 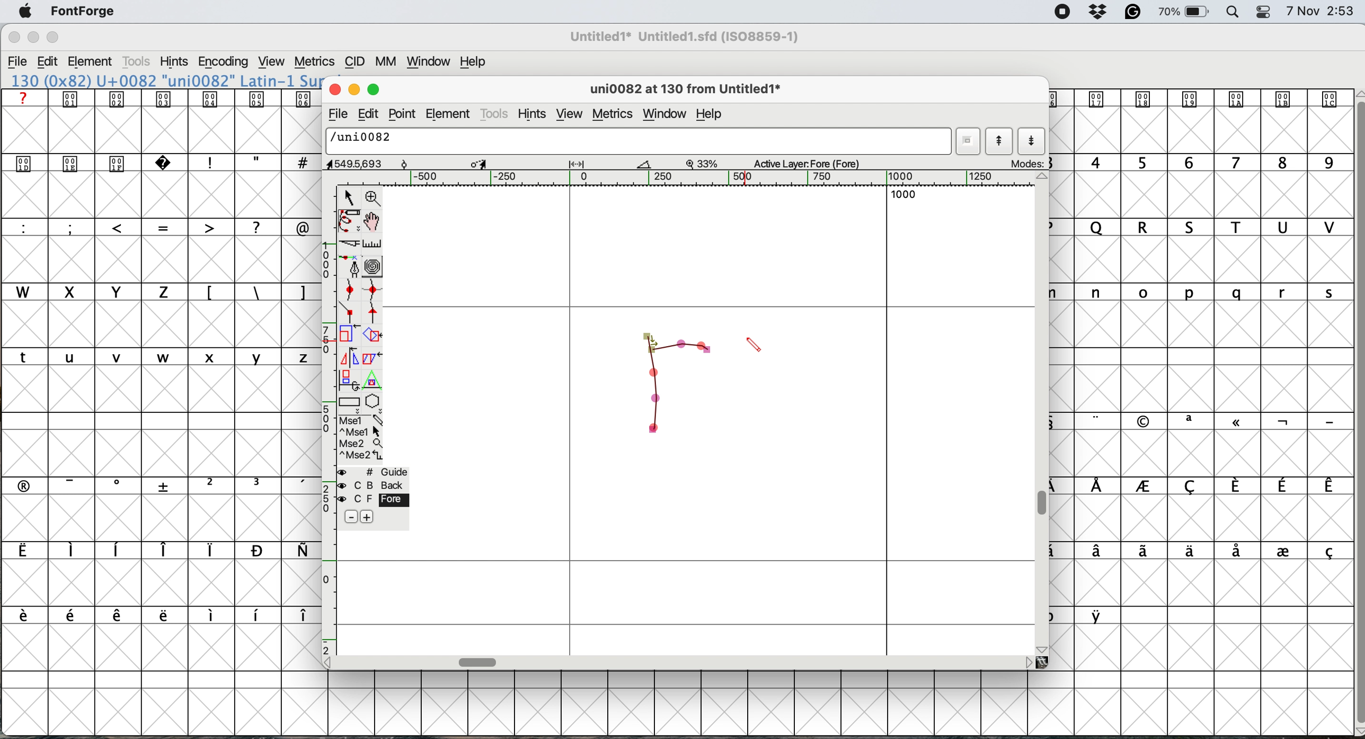 I want to click on special characters, so click(x=156, y=551).